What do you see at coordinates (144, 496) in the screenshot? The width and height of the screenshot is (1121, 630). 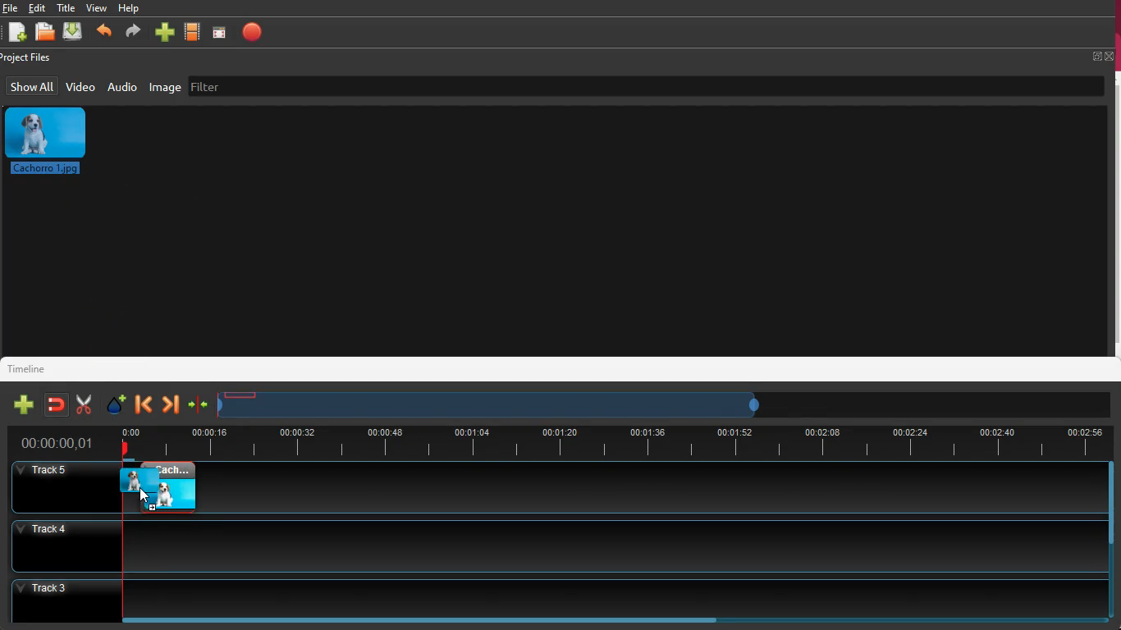 I see `cursor` at bounding box center [144, 496].